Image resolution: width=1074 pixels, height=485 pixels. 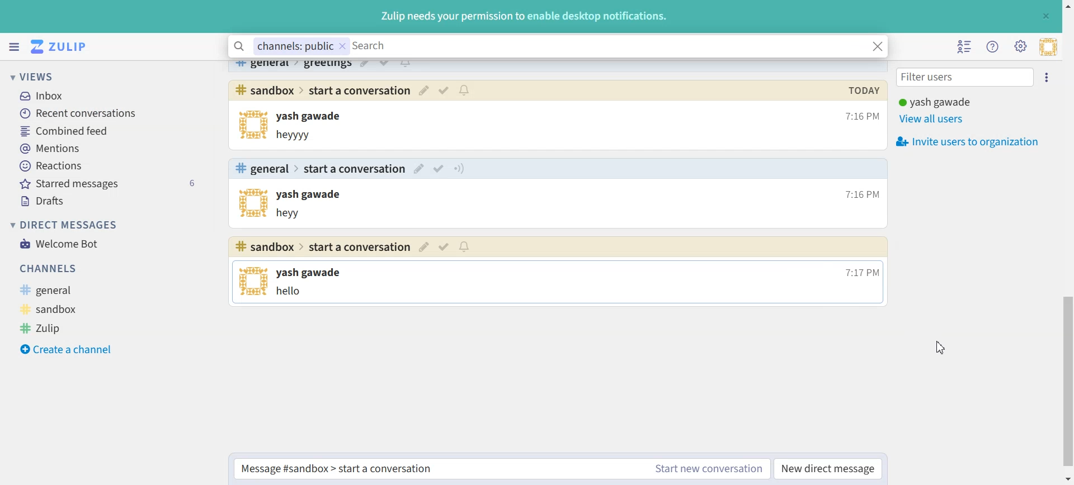 I want to click on profile picture, so click(x=251, y=125).